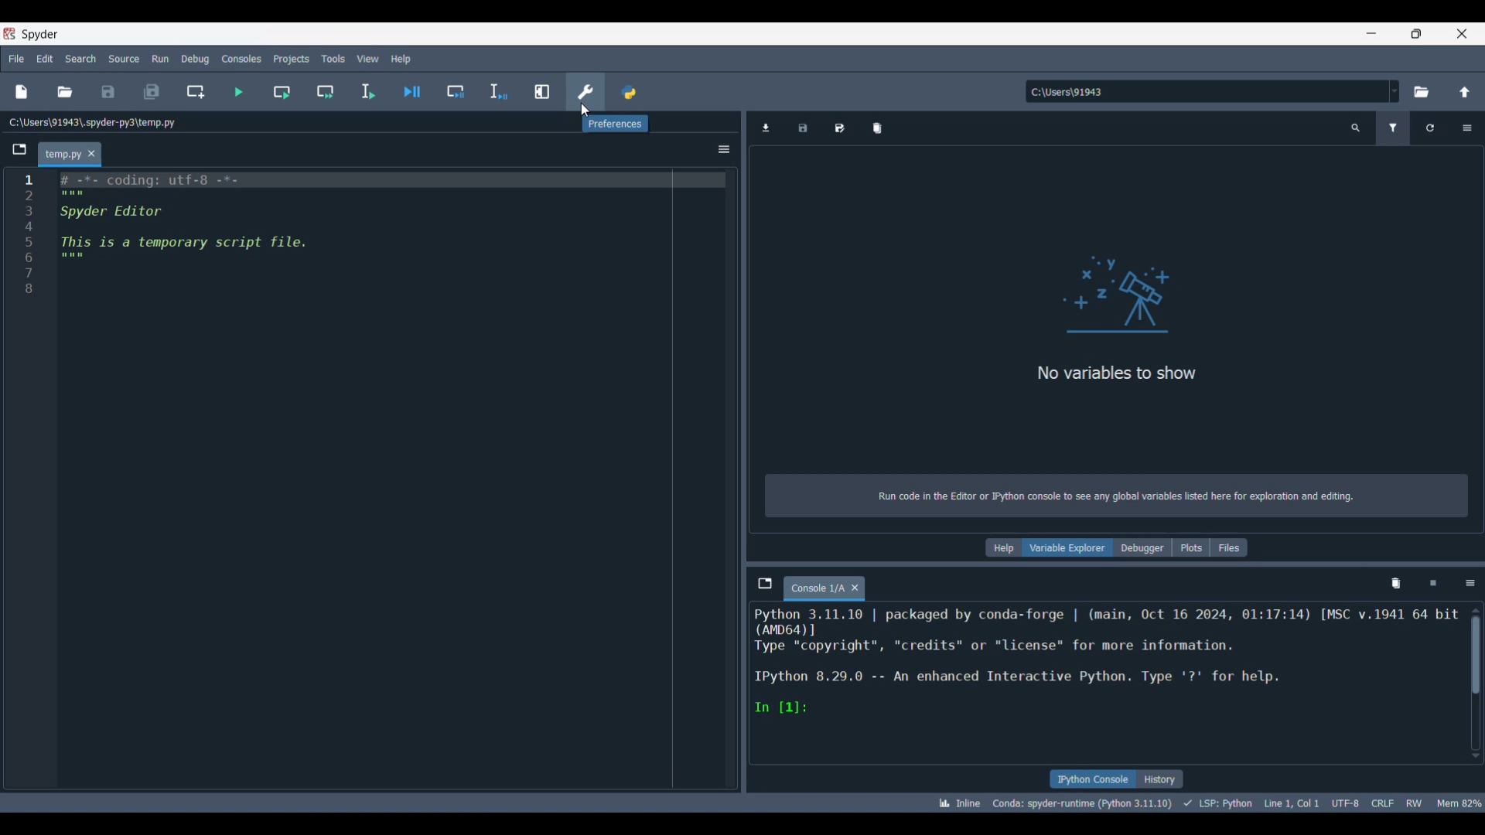  I want to click on File menu, so click(16, 59).